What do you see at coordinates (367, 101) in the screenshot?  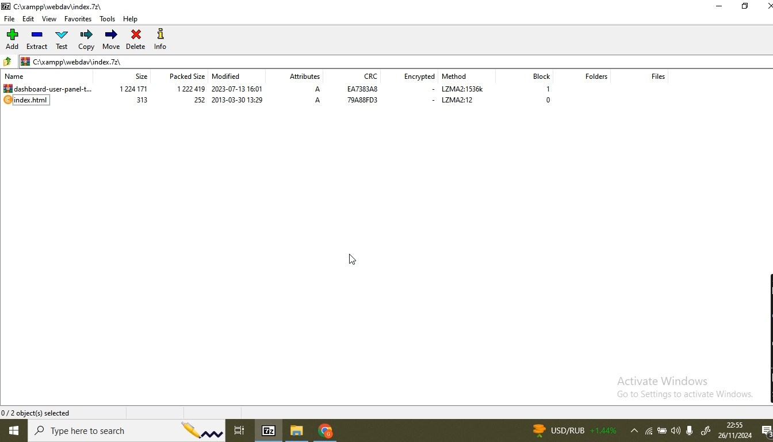 I see `79a88fd3` at bounding box center [367, 101].